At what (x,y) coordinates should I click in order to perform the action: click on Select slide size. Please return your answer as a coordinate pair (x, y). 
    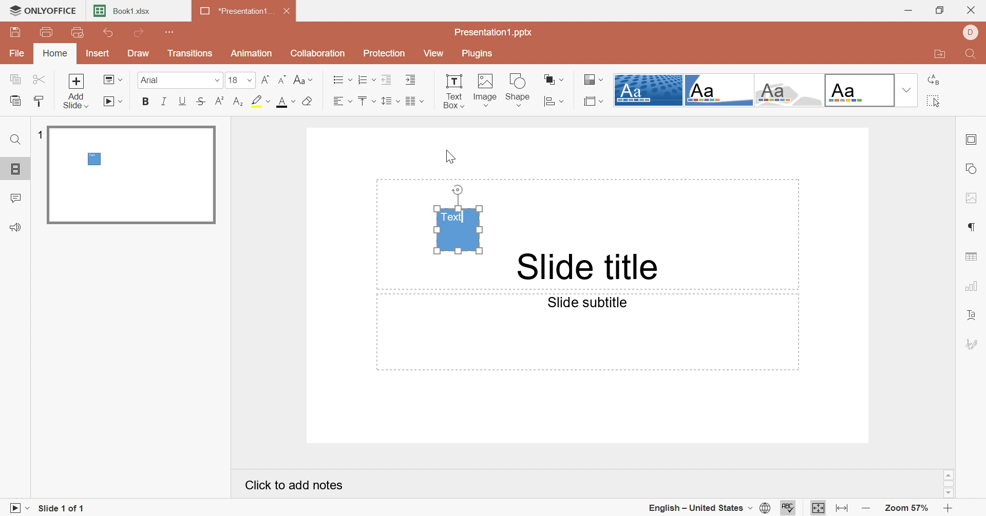
    Looking at the image, I should click on (592, 103).